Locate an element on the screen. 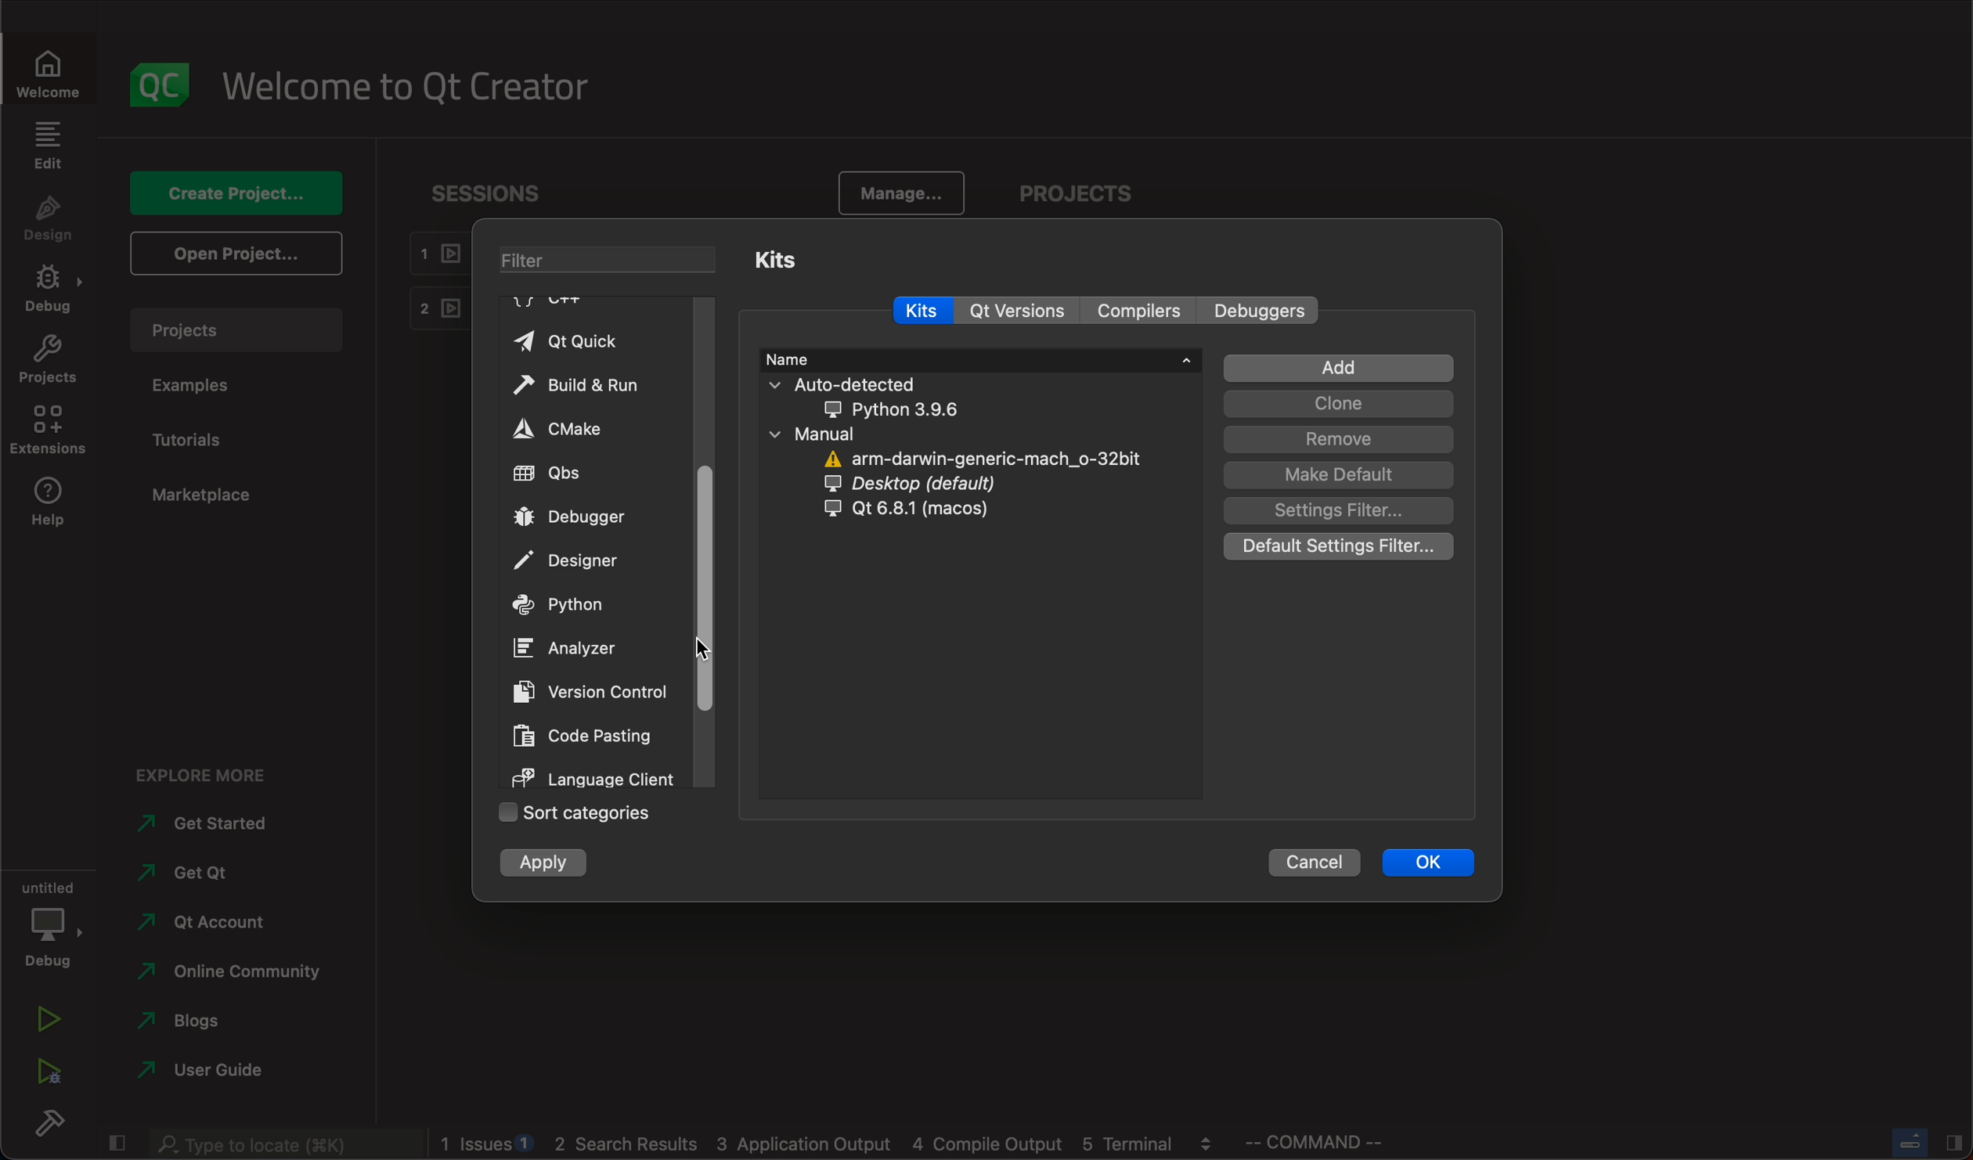 The width and height of the screenshot is (1973, 1160). version is located at coordinates (595, 693).